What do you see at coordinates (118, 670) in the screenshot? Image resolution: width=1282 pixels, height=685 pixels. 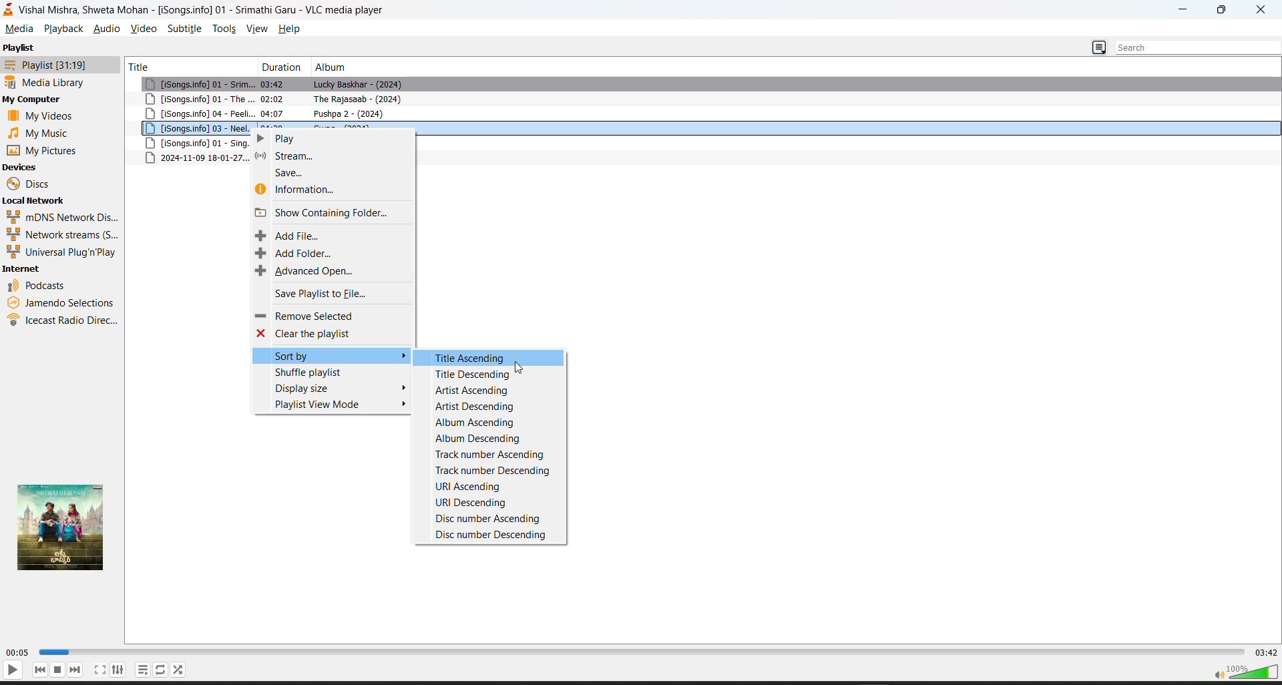 I see `settings` at bounding box center [118, 670].